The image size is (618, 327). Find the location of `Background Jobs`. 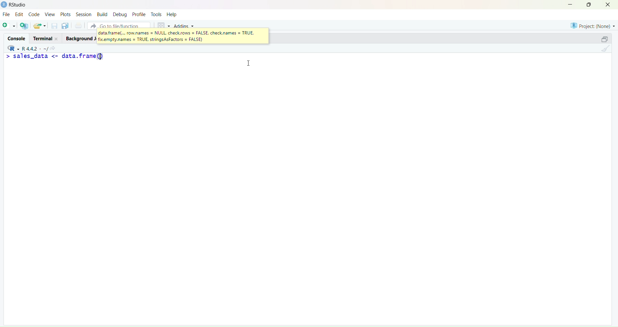

Background Jobs is located at coordinates (80, 38).